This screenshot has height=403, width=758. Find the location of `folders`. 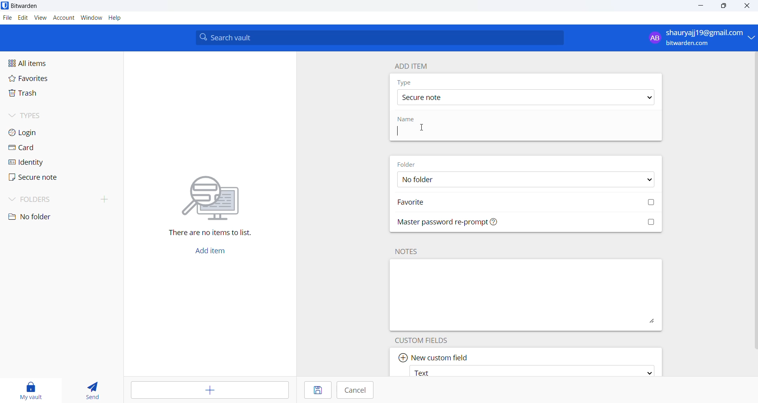

folders is located at coordinates (62, 201).